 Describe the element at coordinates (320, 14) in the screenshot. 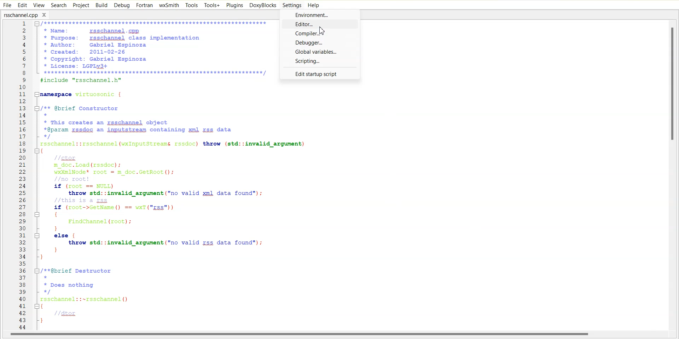

I see `Environment` at that location.